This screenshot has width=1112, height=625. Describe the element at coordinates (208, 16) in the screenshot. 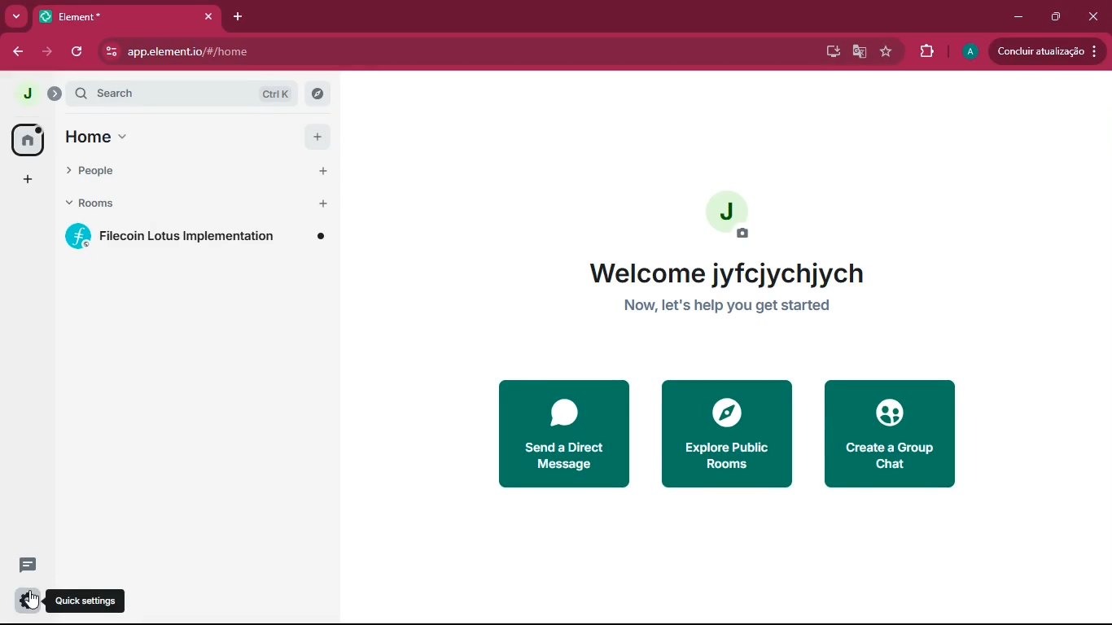

I see `Close` at that location.